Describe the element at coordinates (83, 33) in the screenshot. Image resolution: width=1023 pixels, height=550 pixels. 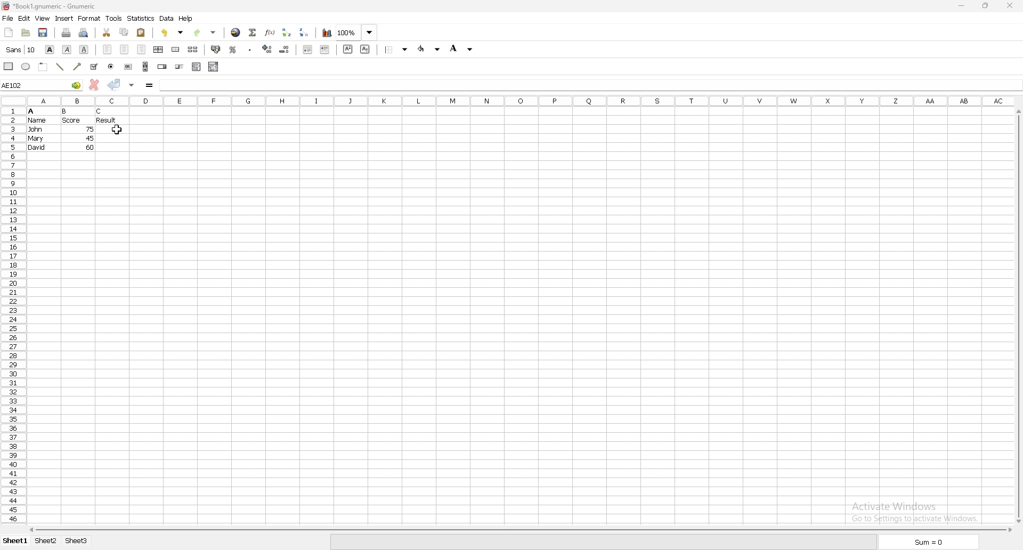
I see `print preview` at that location.